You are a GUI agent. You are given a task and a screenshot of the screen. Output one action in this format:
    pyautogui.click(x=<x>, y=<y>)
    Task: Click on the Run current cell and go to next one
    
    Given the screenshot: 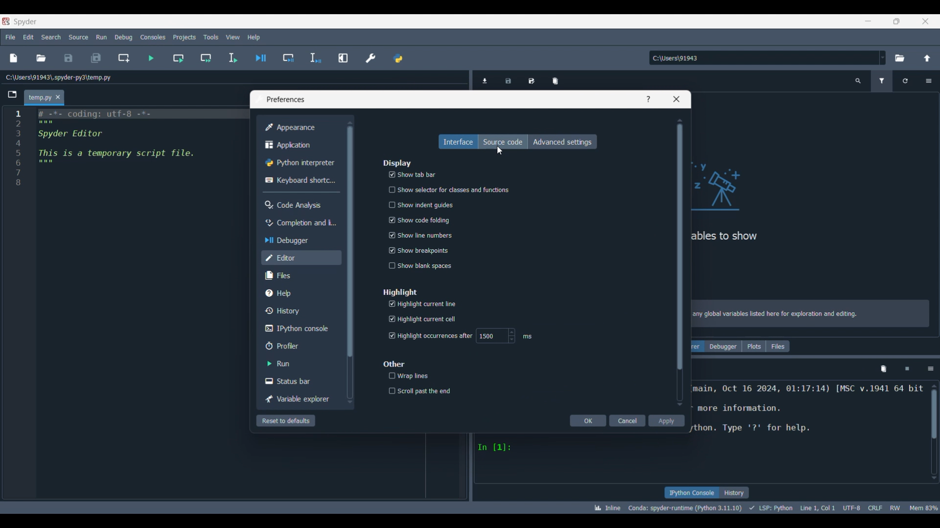 What is the action you would take?
    pyautogui.click(x=206, y=58)
    